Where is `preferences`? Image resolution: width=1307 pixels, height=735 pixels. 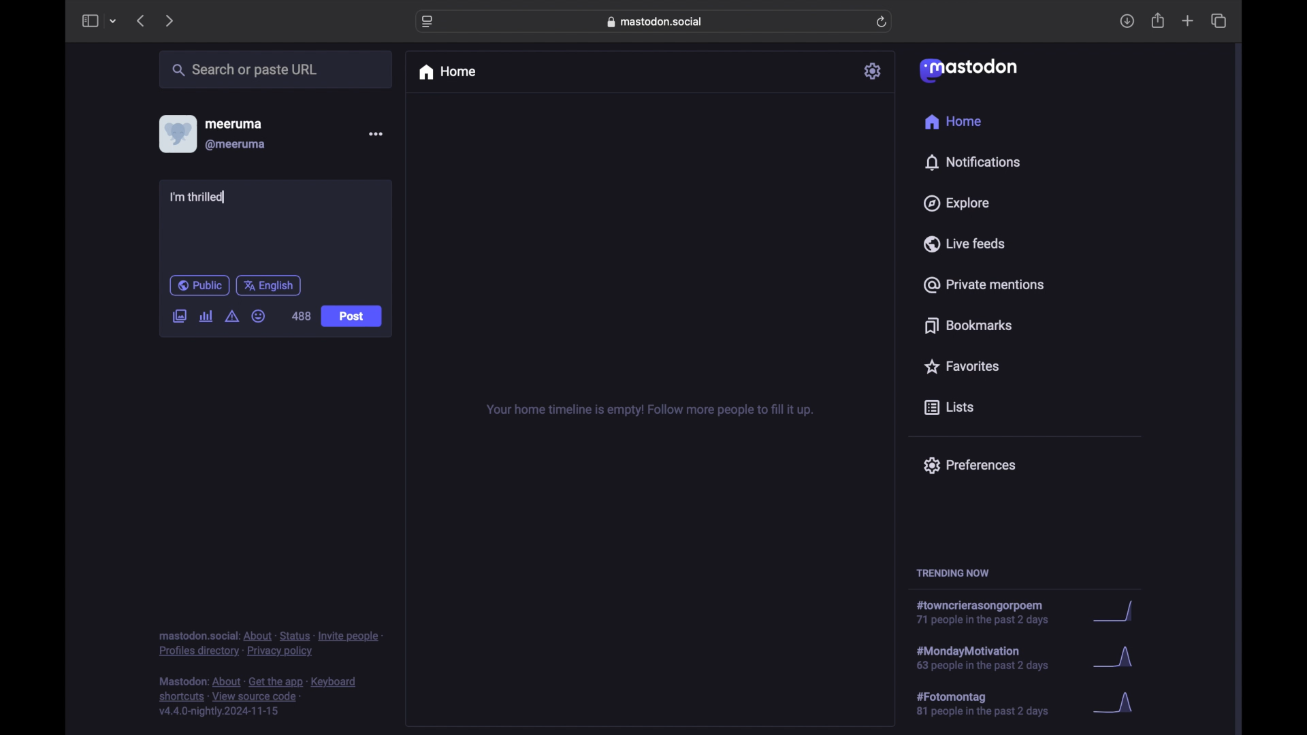 preferences is located at coordinates (969, 465).